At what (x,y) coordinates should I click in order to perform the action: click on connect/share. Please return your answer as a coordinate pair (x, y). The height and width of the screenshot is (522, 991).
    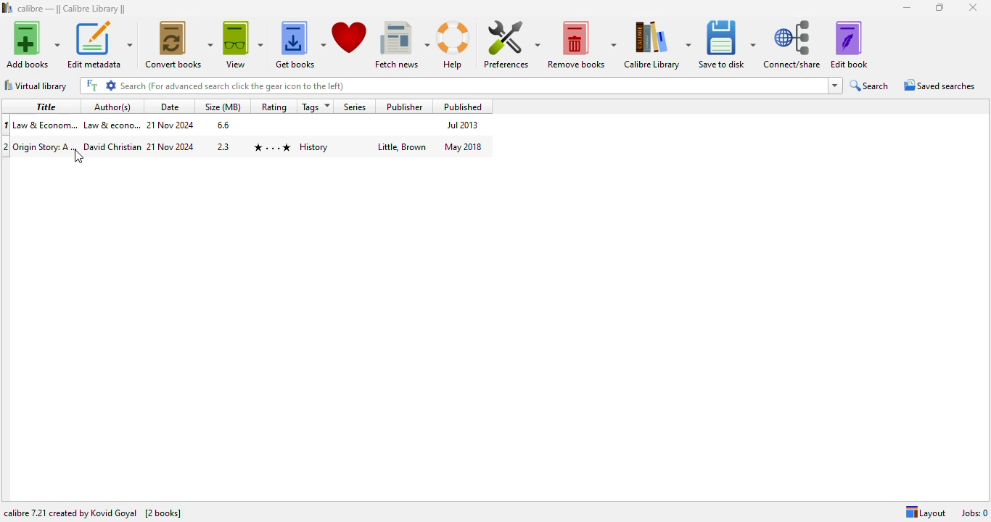
    Looking at the image, I should click on (792, 45).